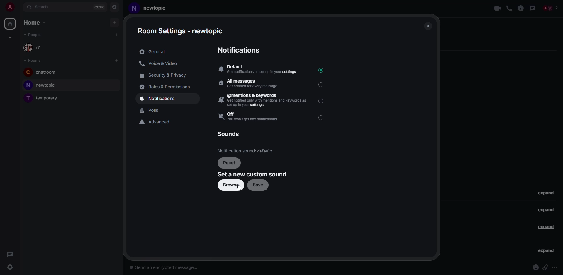 The image size is (563, 275). I want to click on add, so click(116, 60).